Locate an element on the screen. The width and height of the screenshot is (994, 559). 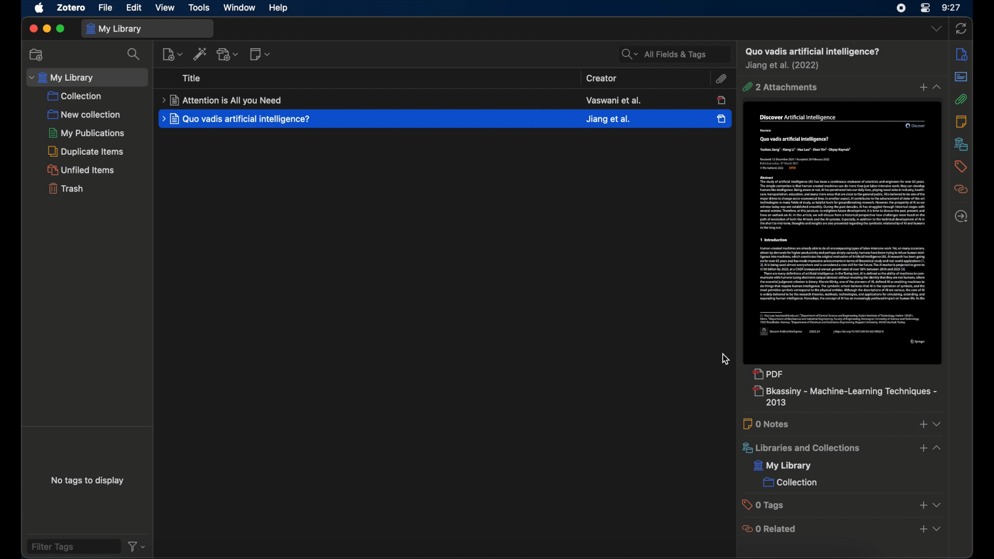
sync is located at coordinates (961, 28).